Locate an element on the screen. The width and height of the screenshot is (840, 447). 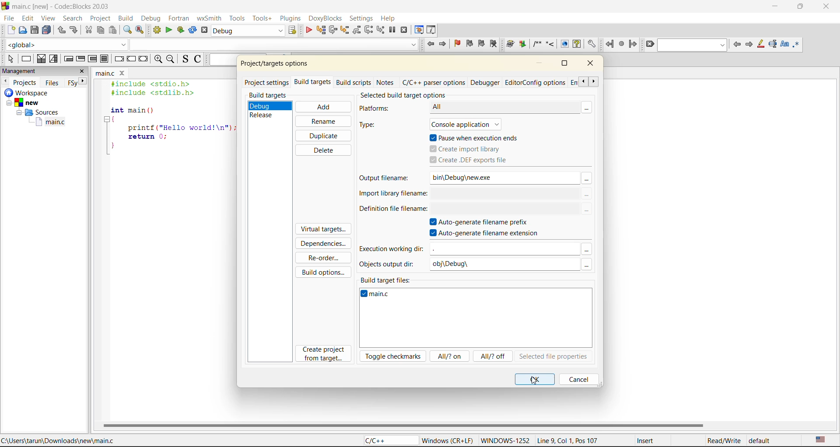
clear is located at coordinates (651, 45).